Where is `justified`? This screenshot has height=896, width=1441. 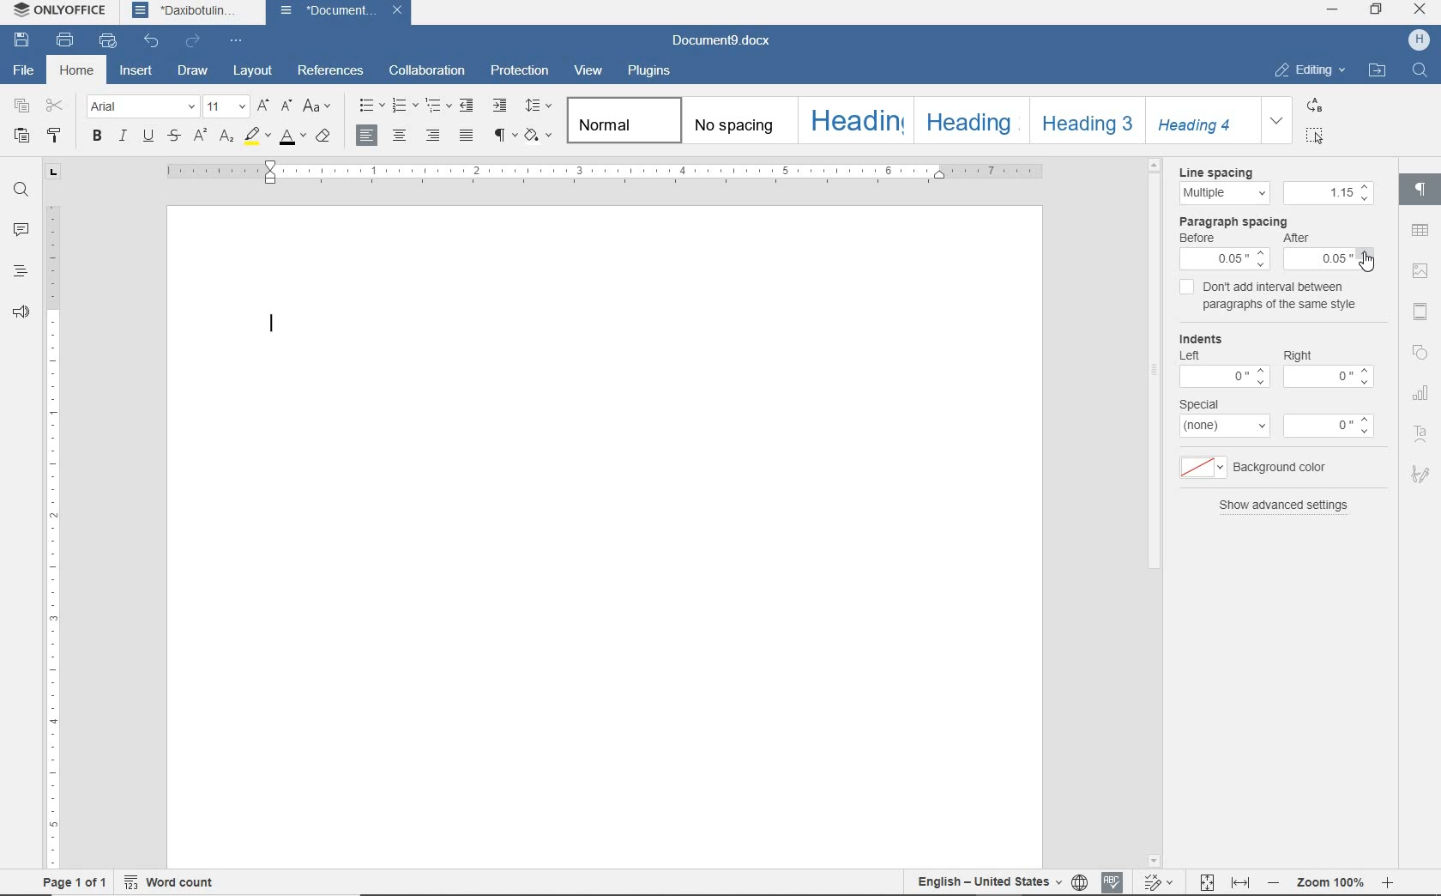
justified is located at coordinates (468, 136).